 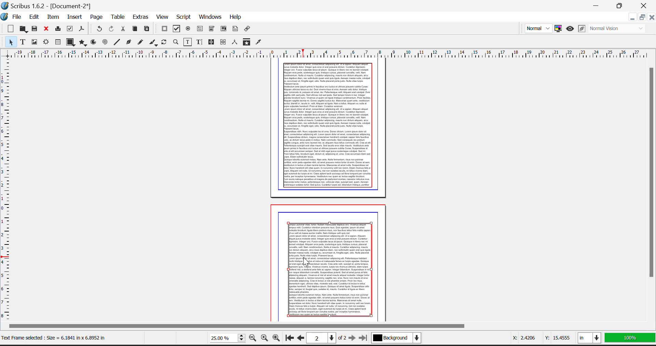 What do you see at coordinates (224, 29) in the screenshot?
I see `PDF List Box` at bounding box center [224, 29].